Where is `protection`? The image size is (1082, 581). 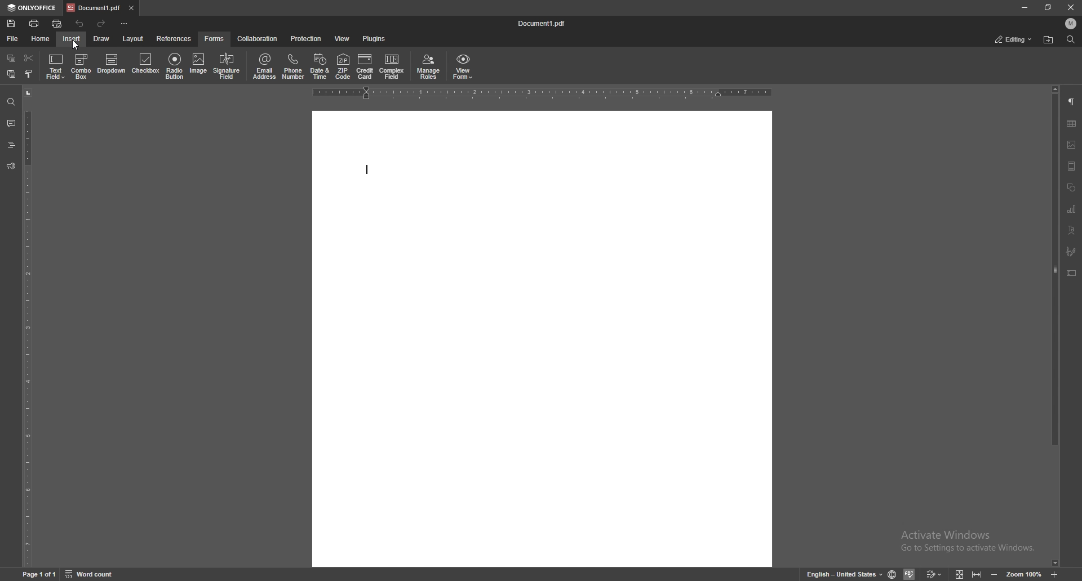 protection is located at coordinates (306, 38).